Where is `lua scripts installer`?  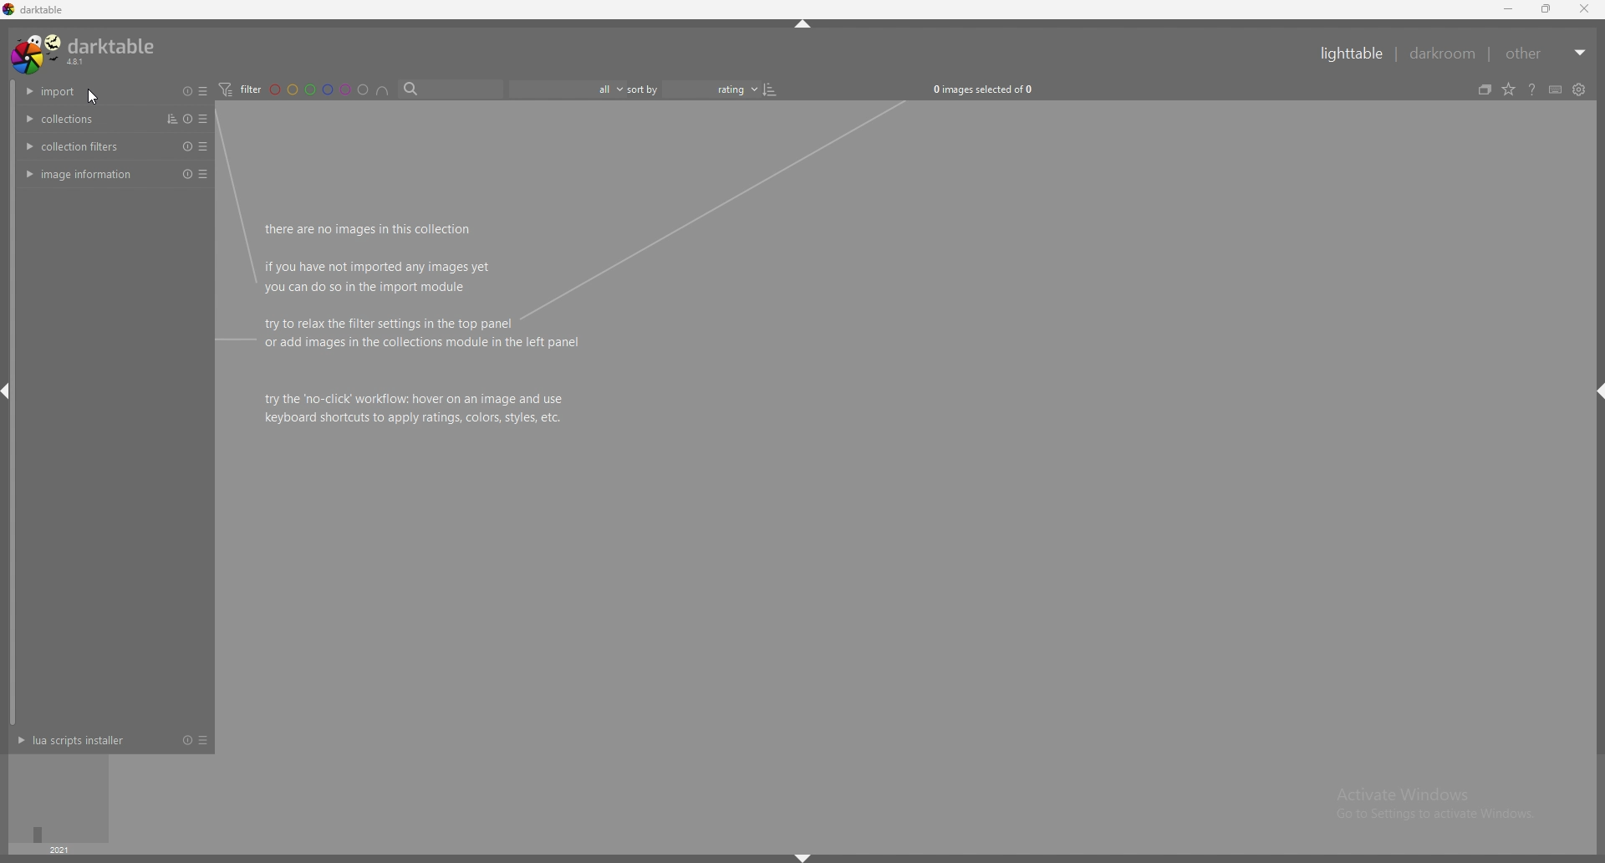
lua scripts installer is located at coordinates (78, 740).